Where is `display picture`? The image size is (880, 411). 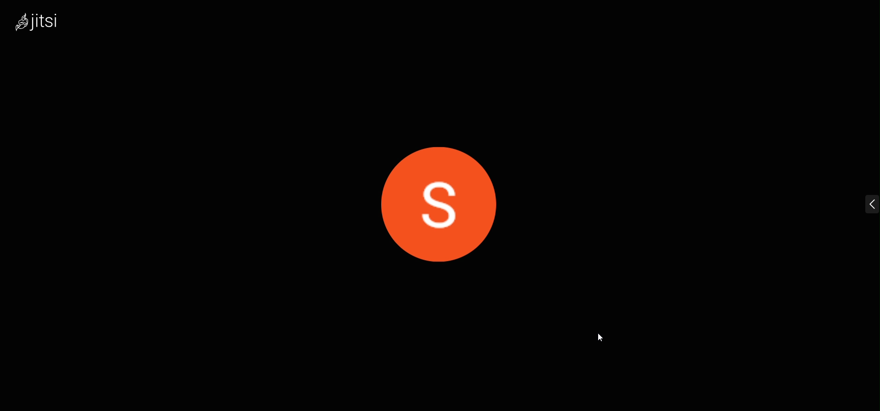
display picture is located at coordinates (444, 216).